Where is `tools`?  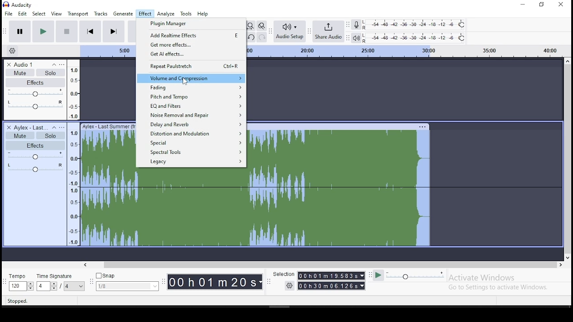
tools is located at coordinates (186, 14).